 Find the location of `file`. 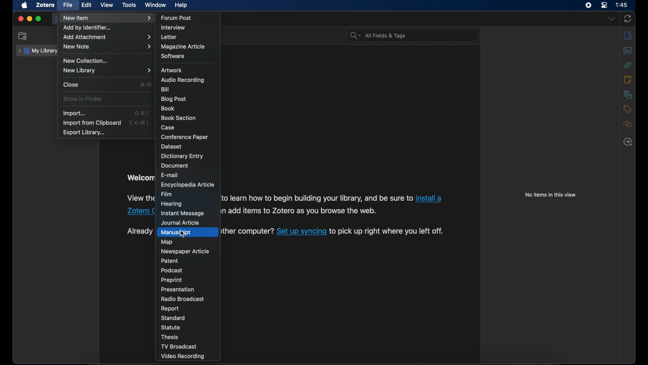

file is located at coordinates (68, 5).